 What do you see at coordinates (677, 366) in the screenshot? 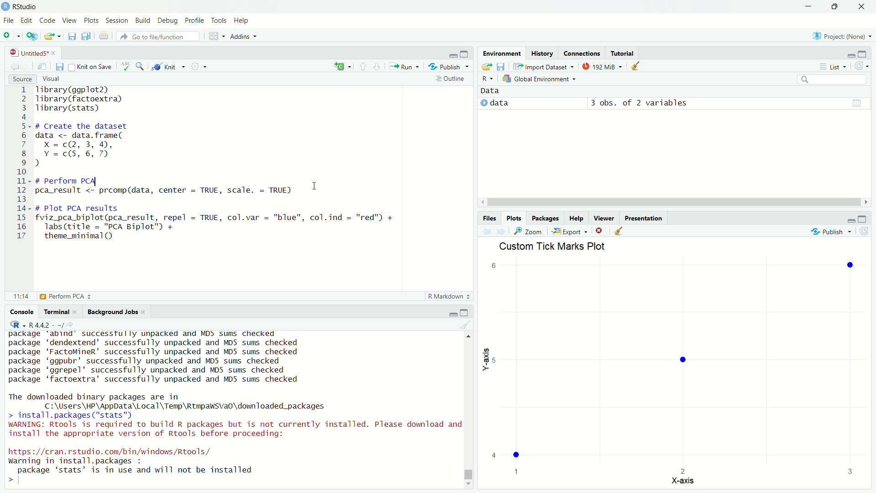
I see `custom tick marks plot` at bounding box center [677, 366].